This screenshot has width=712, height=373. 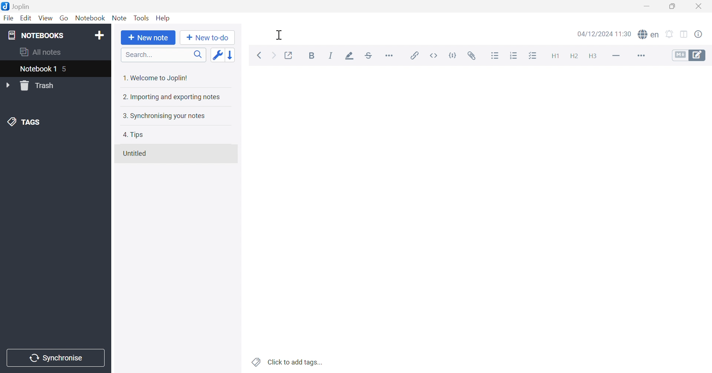 What do you see at coordinates (333, 56) in the screenshot?
I see `Italic` at bounding box center [333, 56].